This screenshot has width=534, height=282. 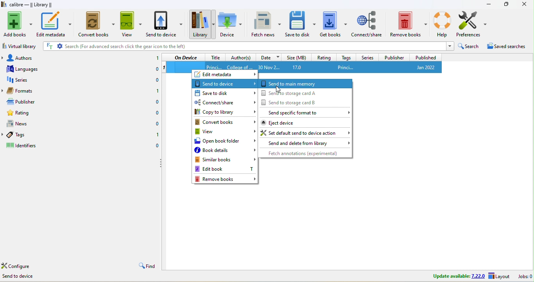 What do you see at coordinates (156, 124) in the screenshot?
I see `0` at bounding box center [156, 124].